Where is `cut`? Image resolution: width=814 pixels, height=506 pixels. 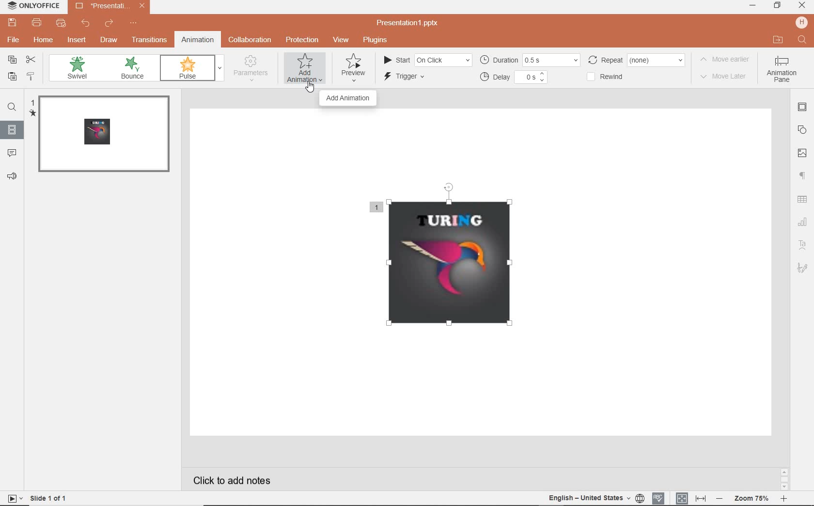 cut is located at coordinates (31, 60).